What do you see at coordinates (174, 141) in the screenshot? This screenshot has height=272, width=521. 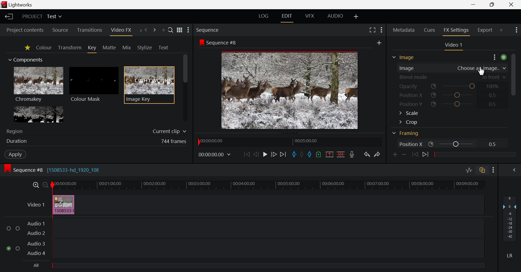 I see `744 frames` at bounding box center [174, 141].